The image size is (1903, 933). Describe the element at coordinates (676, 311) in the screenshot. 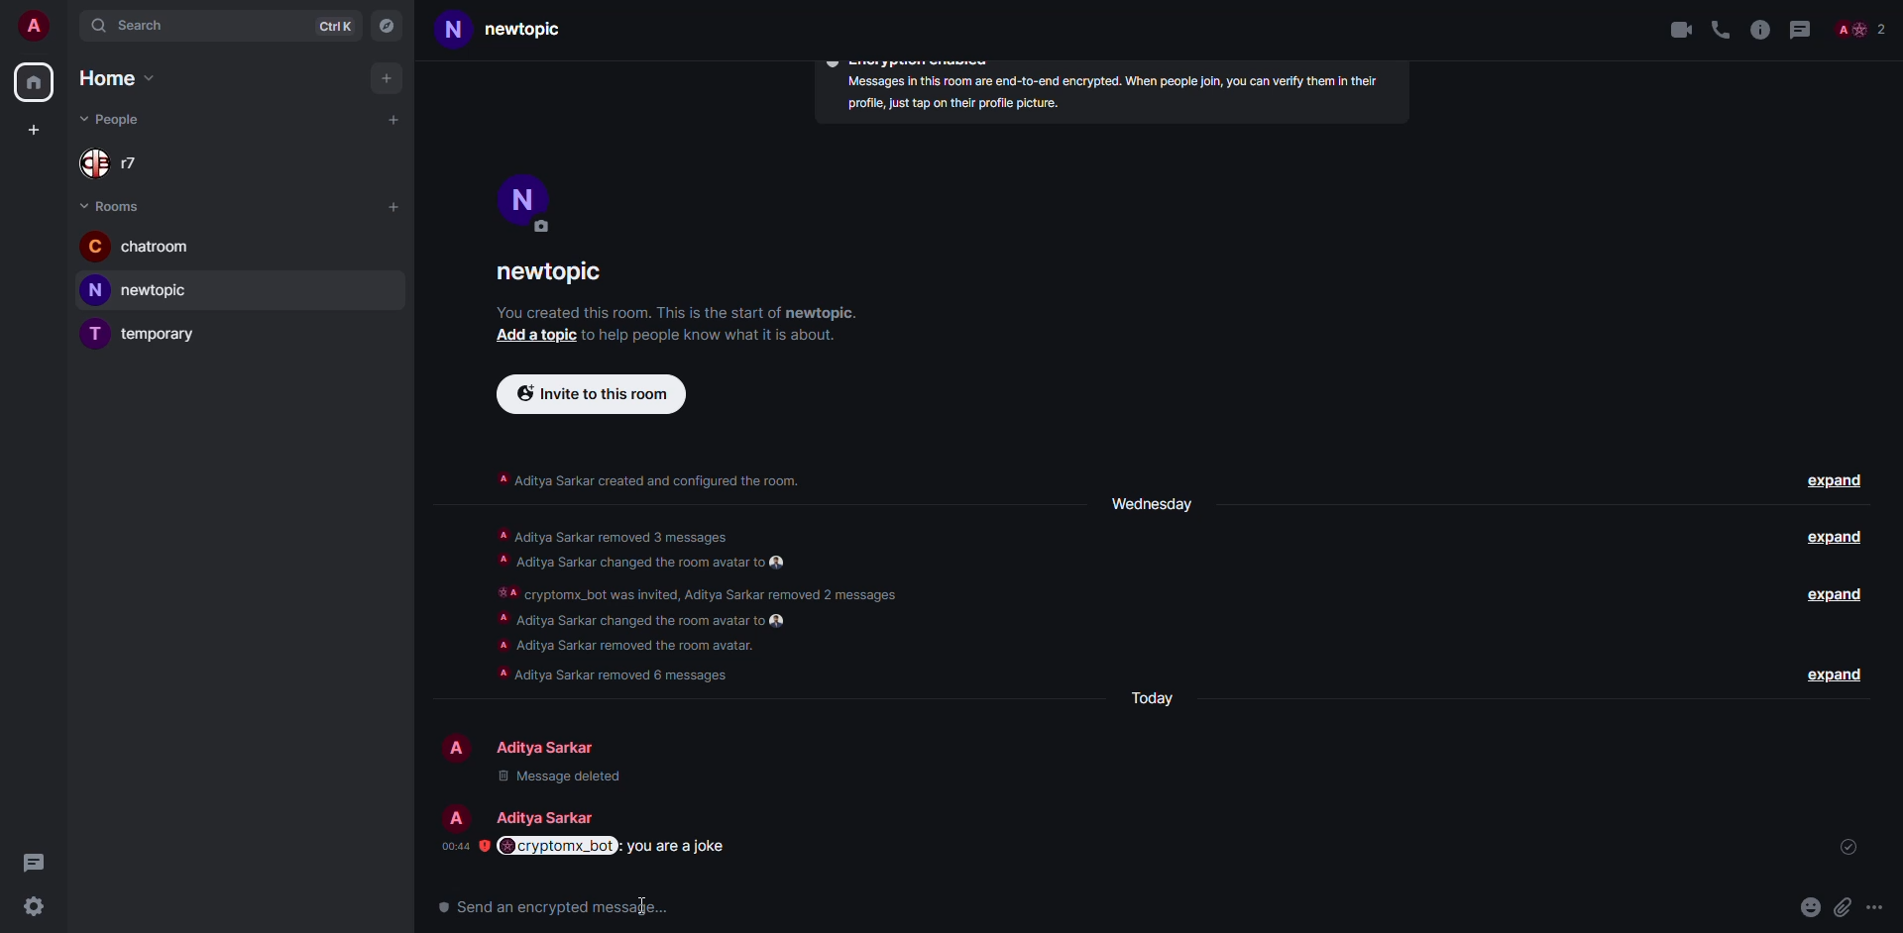

I see `info` at that location.